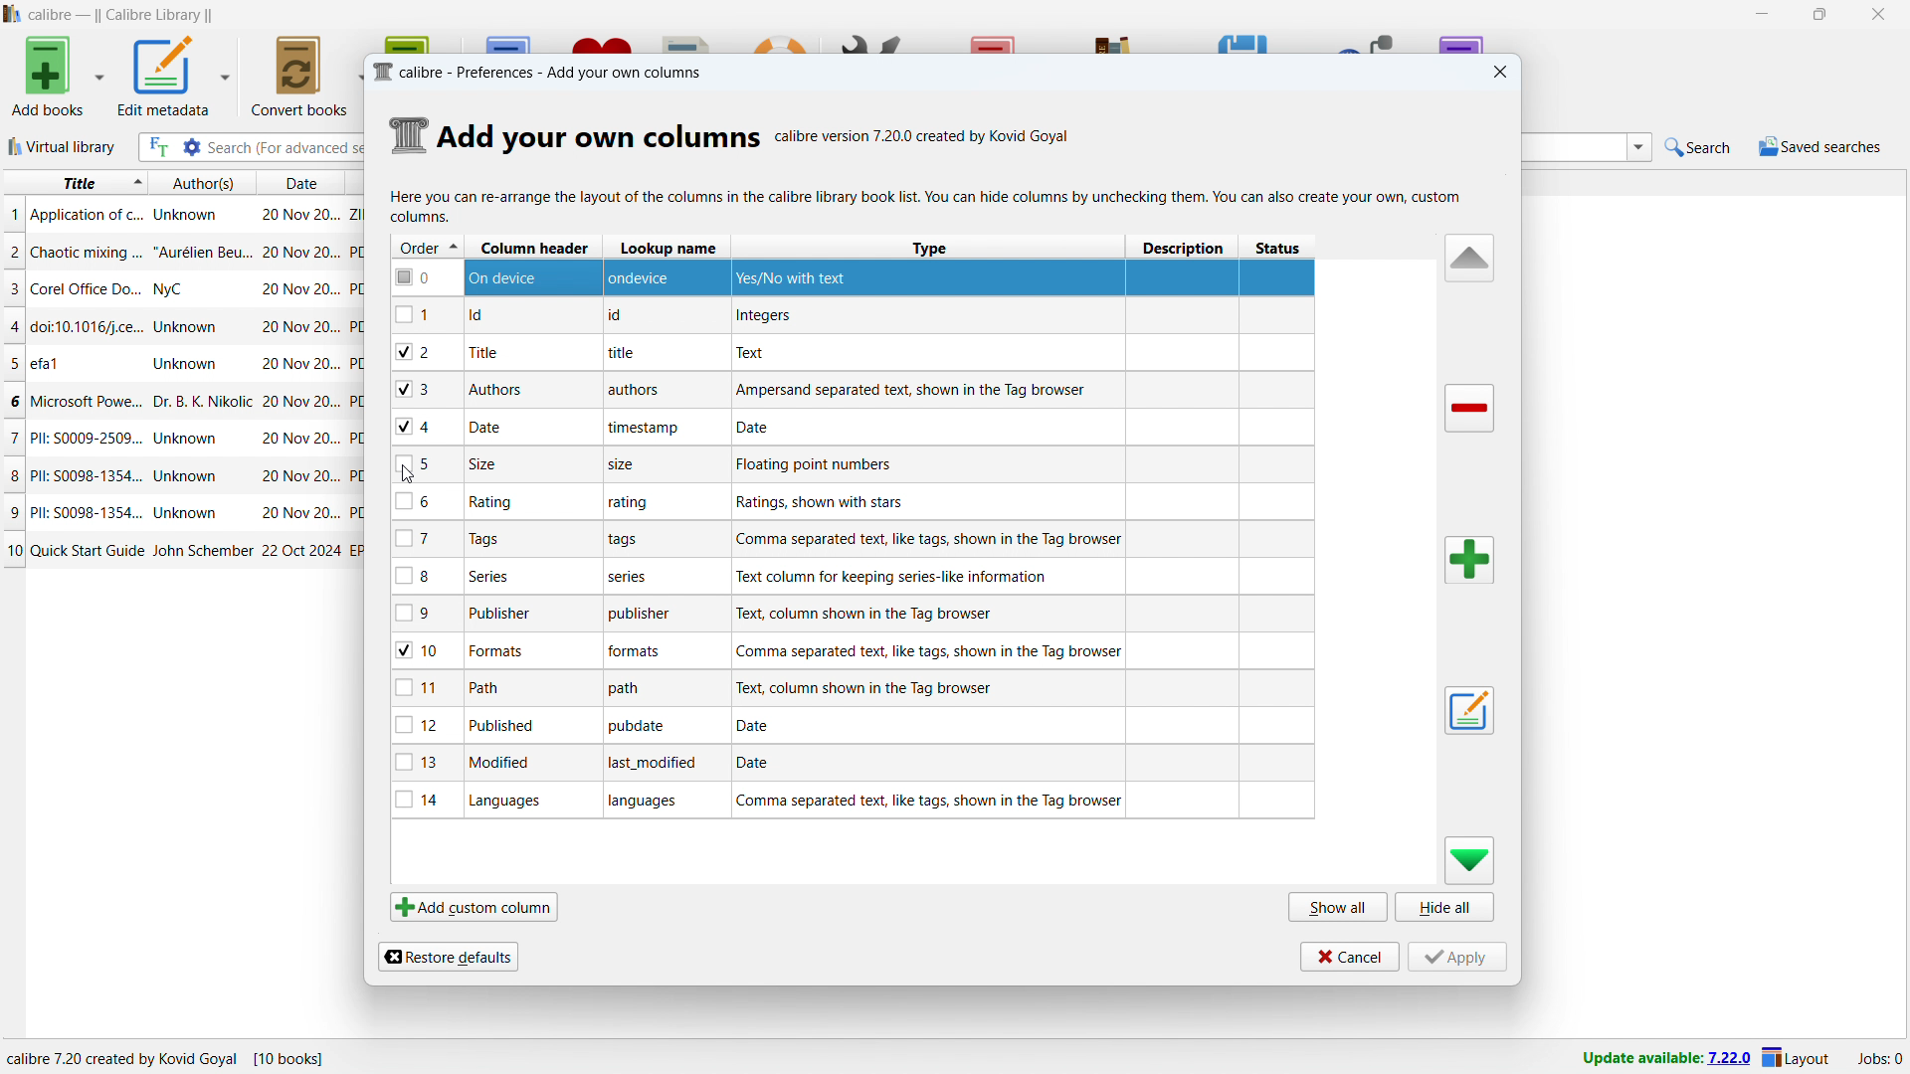  Describe the element at coordinates (426, 687) in the screenshot. I see `11` at that location.